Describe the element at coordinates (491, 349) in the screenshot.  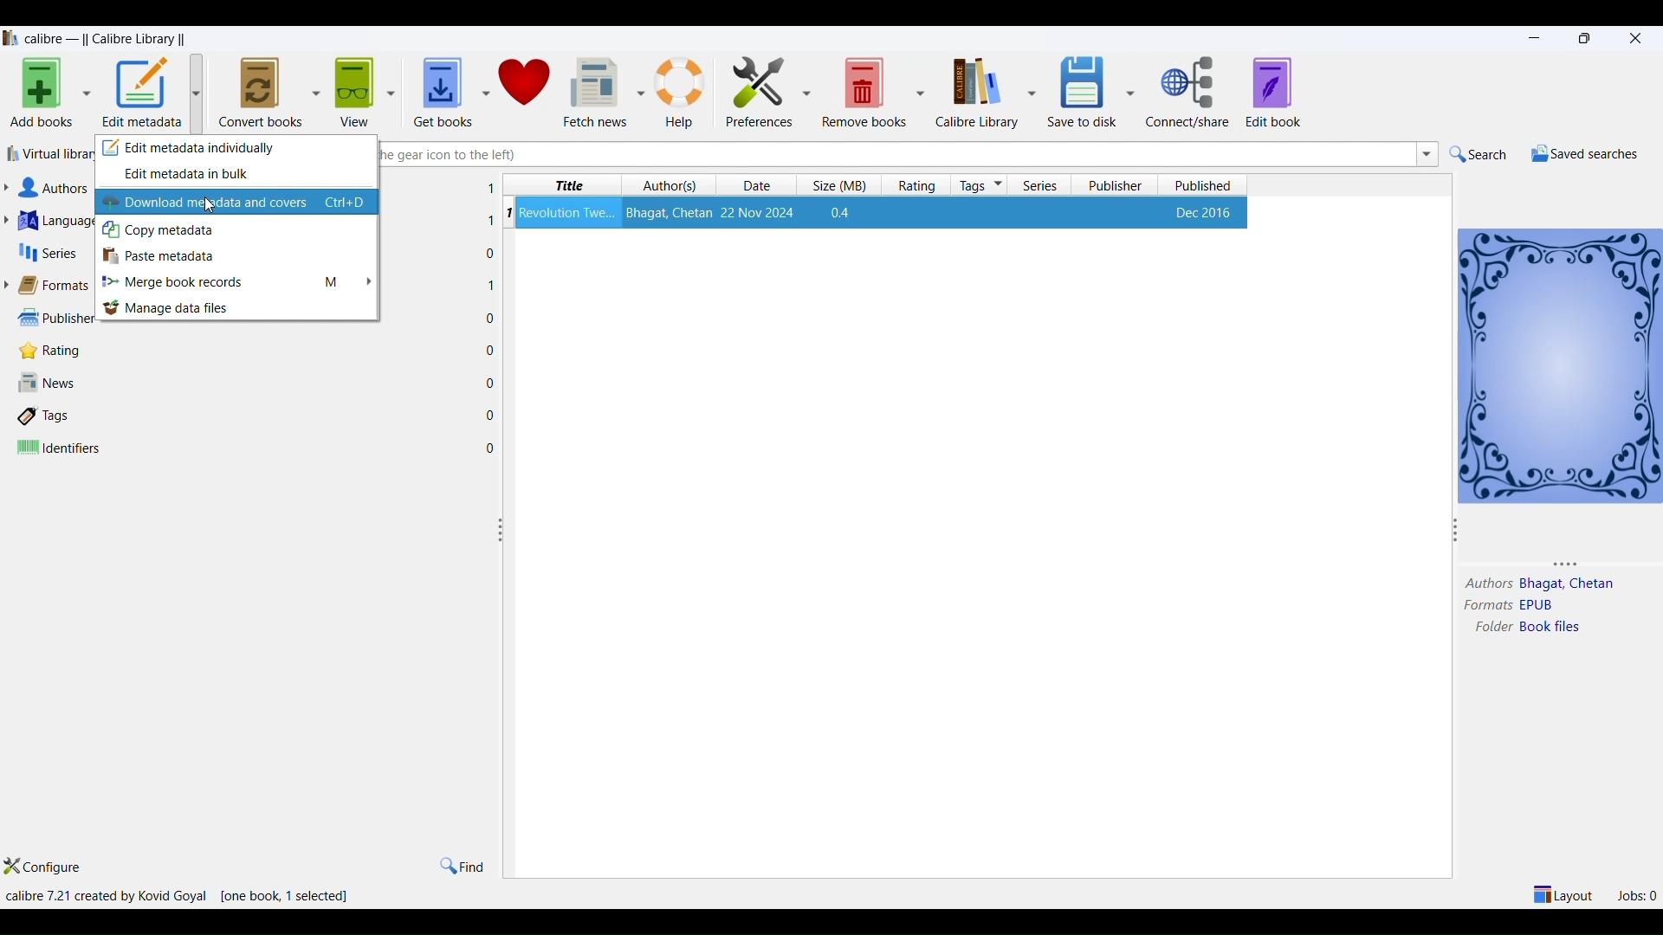
I see `0` at that location.